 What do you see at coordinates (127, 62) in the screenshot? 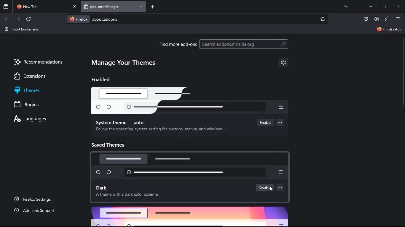
I see `manage your themes` at bounding box center [127, 62].